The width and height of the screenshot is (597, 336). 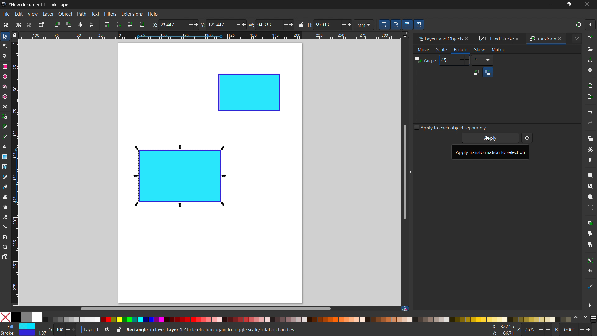 What do you see at coordinates (567, 4) in the screenshot?
I see `maximize` at bounding box center [567, 4].